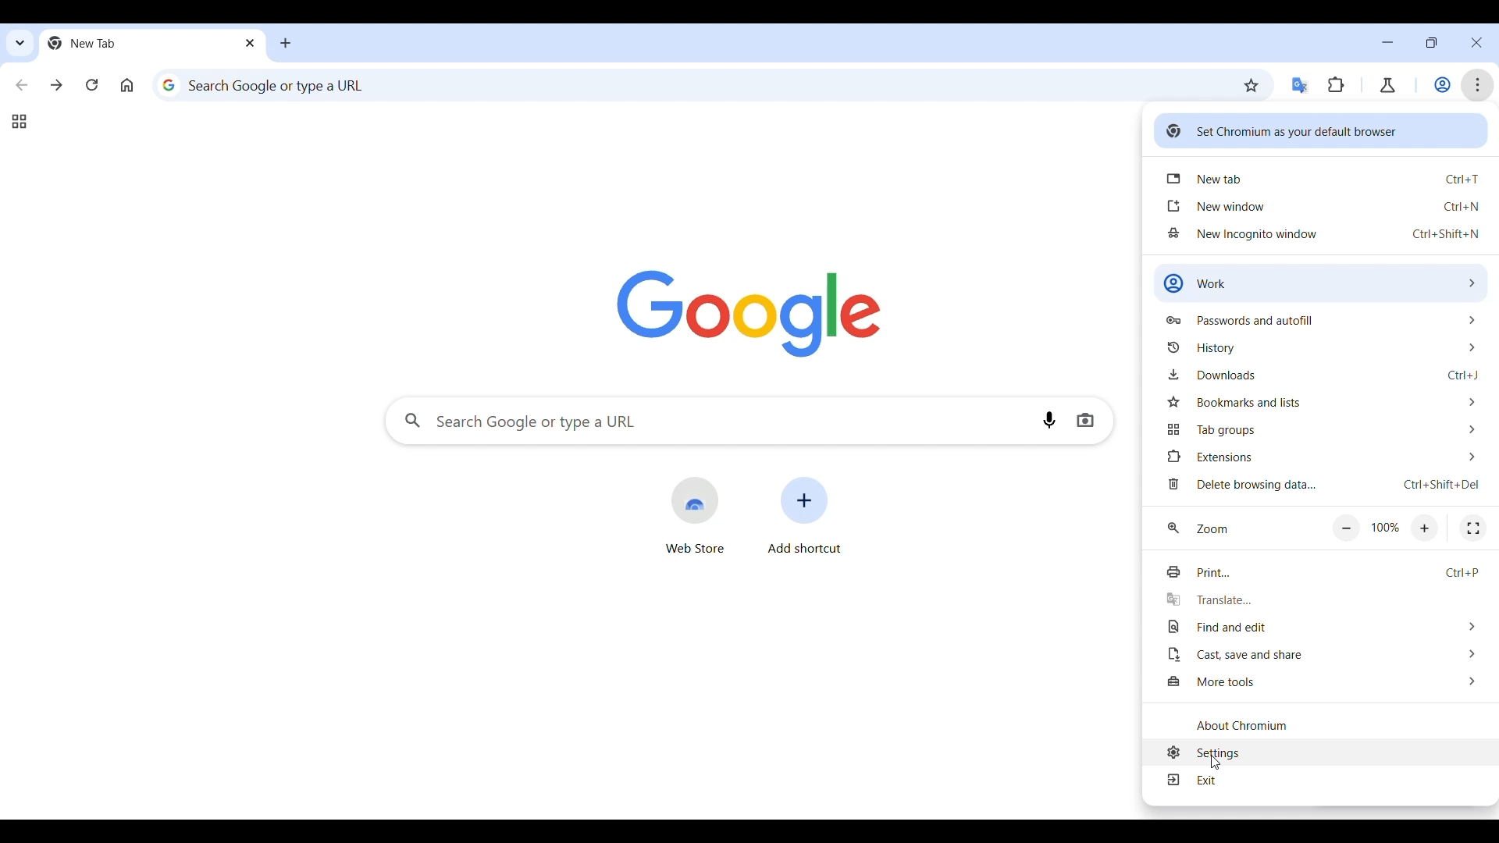 The image size is (1499, 843). I want to click on Minimize, so click(1387, 42).